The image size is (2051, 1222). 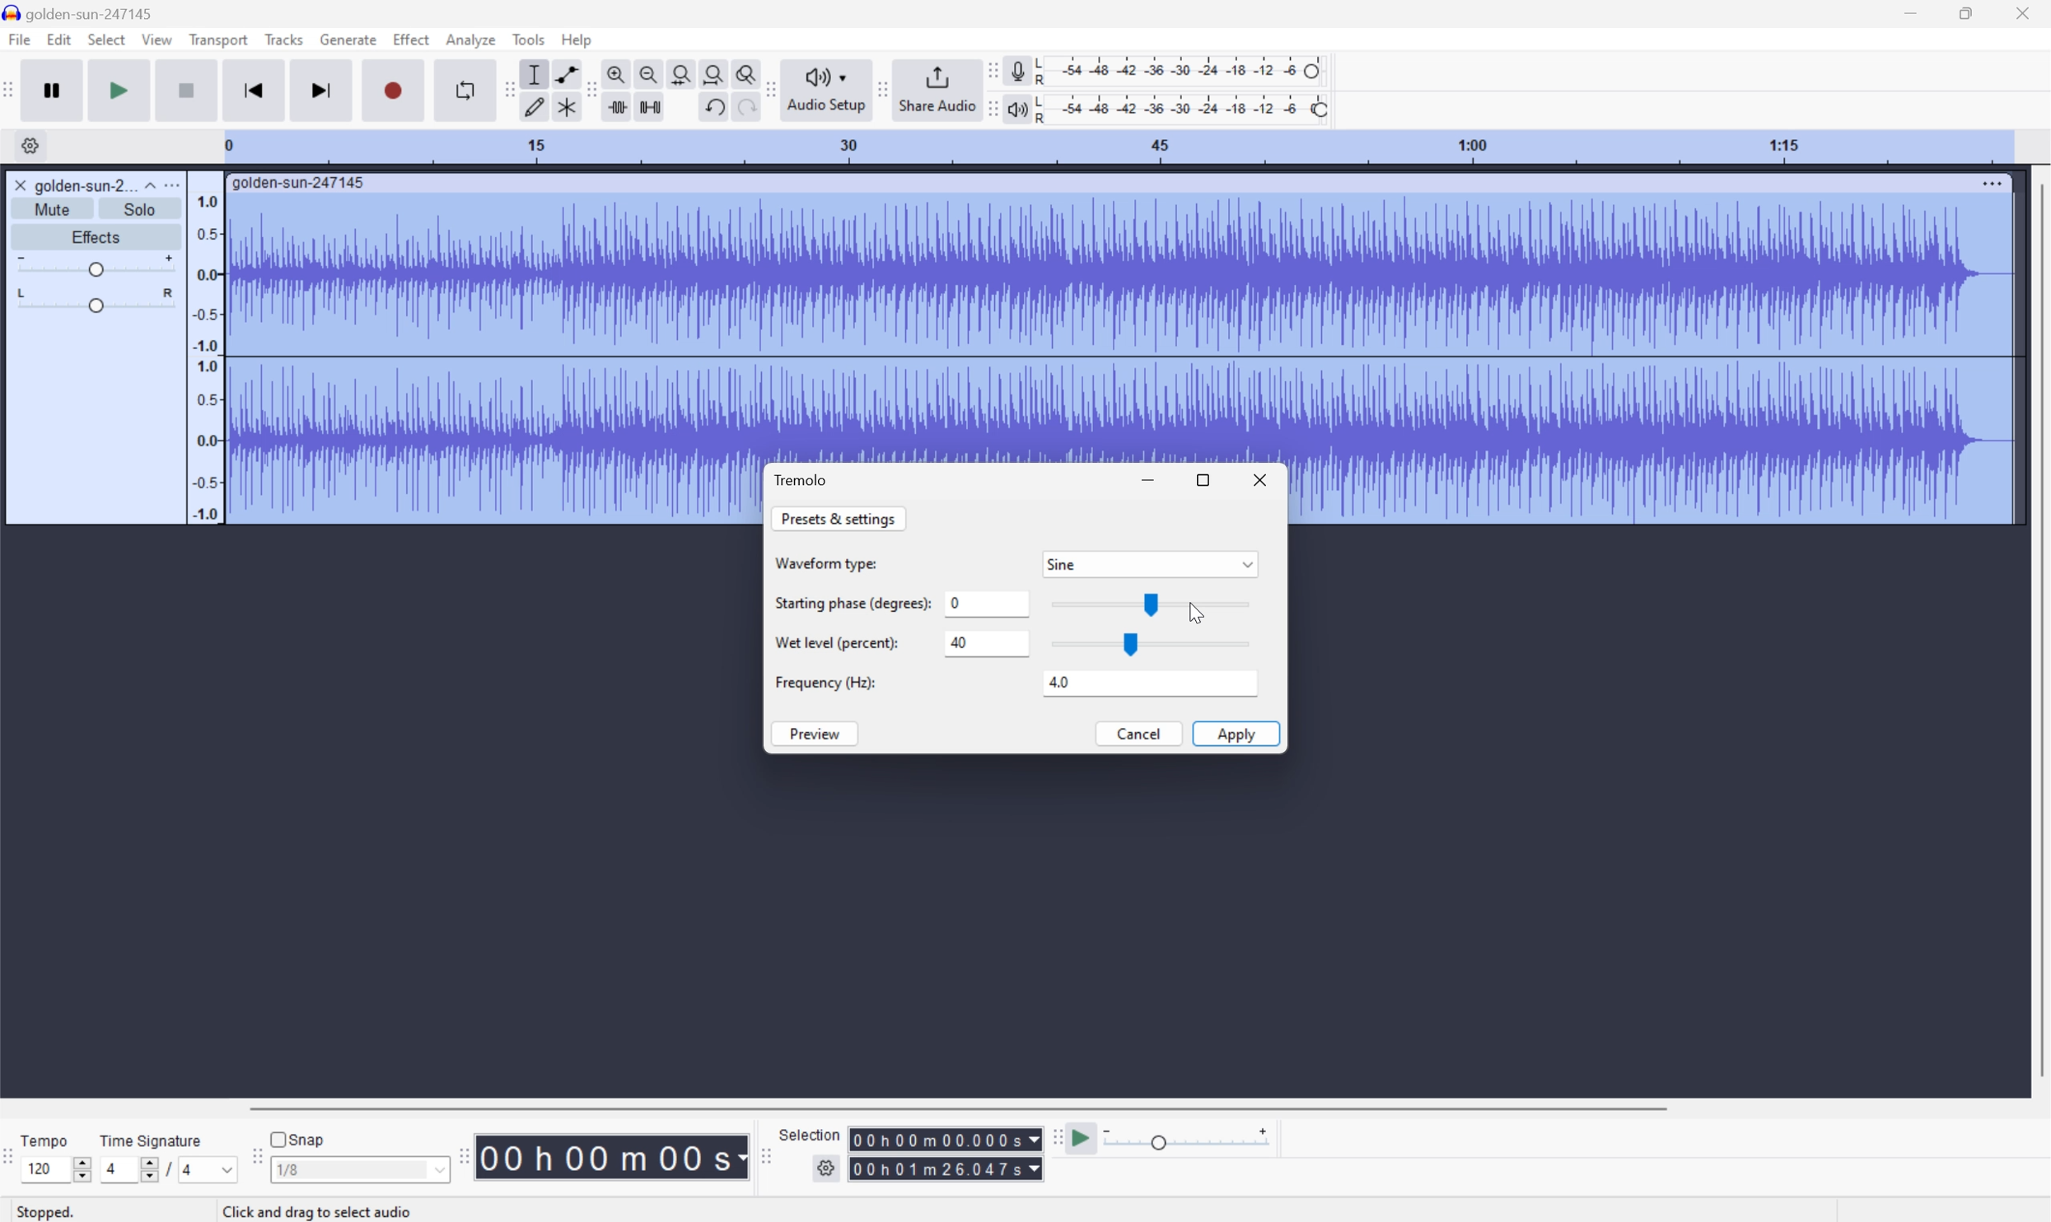 What do you see at coordinates (253, 90) in the screenshot?
I see `Skip to start` at bounding box center [253, 90].